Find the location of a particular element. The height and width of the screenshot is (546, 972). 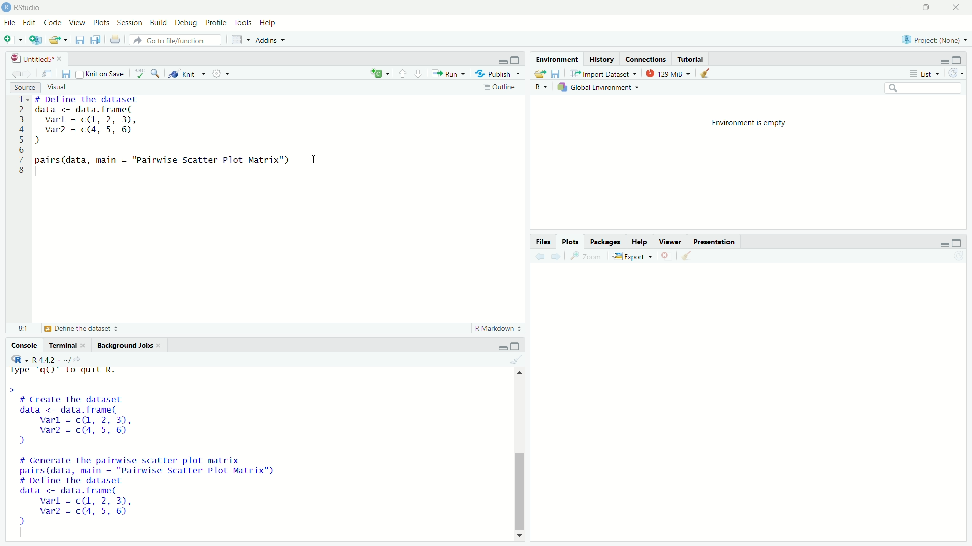

Console is located at coordinates (24, 346).